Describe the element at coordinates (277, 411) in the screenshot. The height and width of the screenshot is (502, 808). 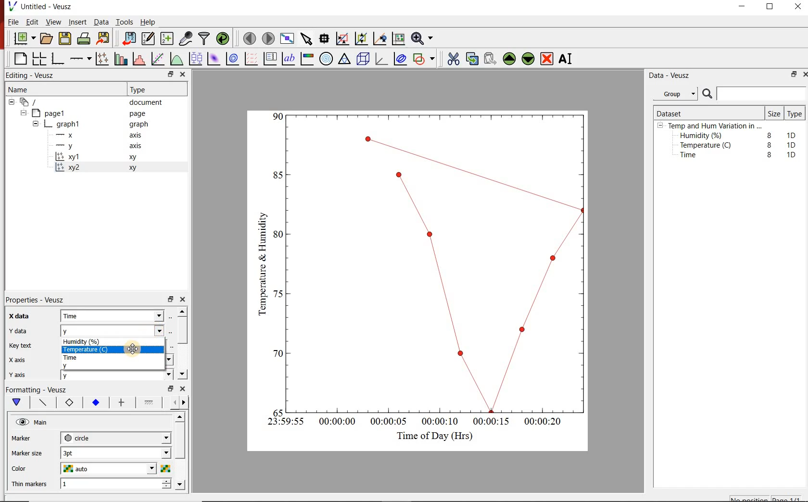
I see `0` at that location.